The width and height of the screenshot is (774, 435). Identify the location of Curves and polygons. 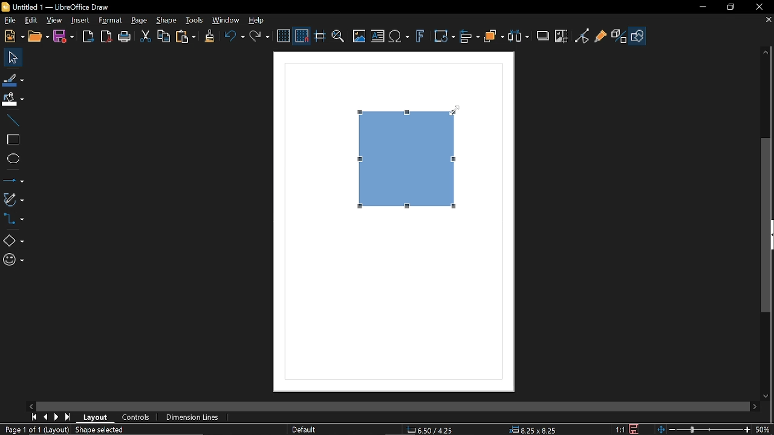
(13, 199).